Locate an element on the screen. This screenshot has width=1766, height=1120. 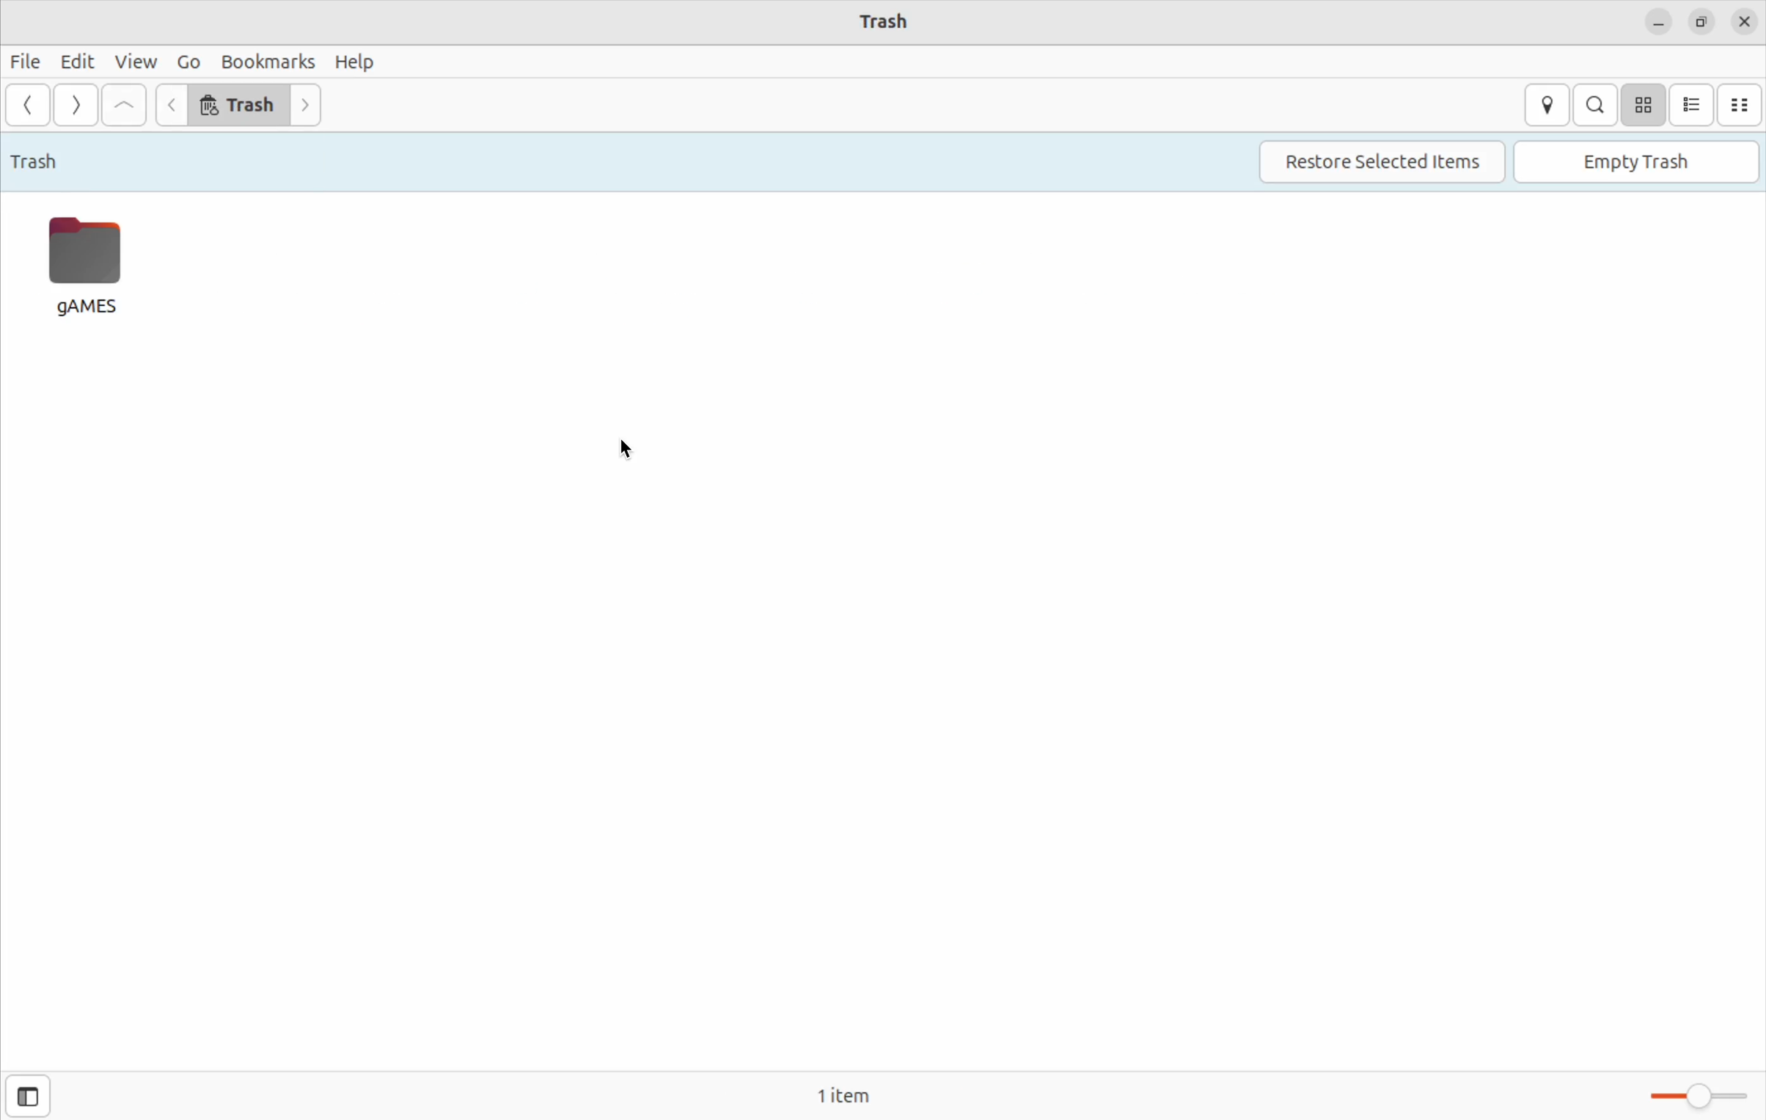
search bar is located at coordinates (1597, 105).